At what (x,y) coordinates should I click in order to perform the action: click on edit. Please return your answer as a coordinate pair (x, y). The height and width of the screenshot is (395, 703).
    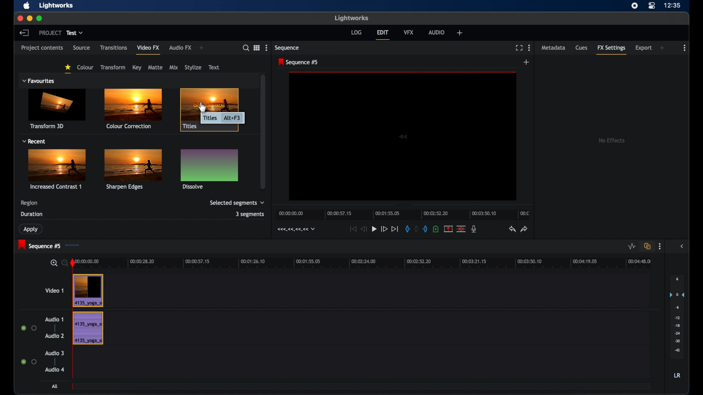
    Looking at the image, I should click on (383, 35).